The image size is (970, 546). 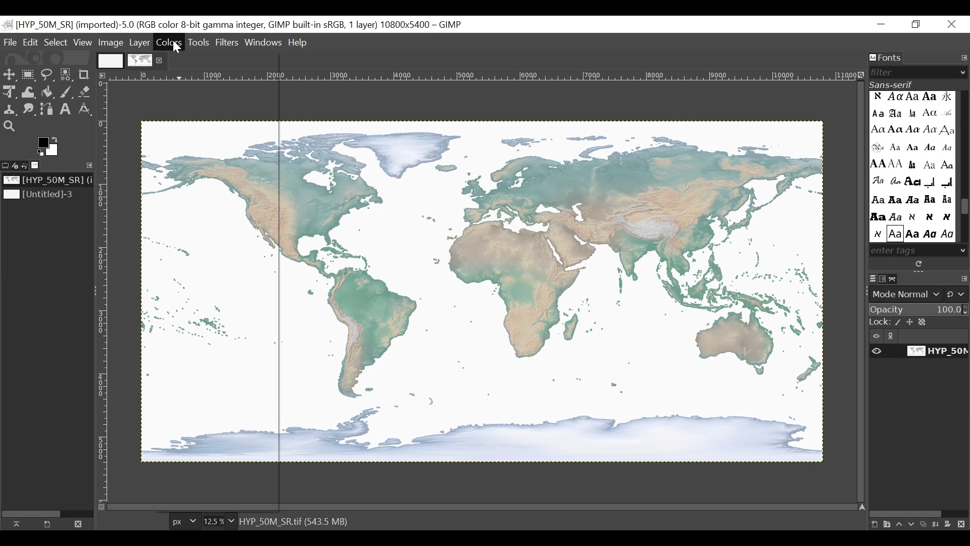 What do you see at coordinates (6, 164) in the screenshot?
I see `Tool options` at bounding box center [6, 164].